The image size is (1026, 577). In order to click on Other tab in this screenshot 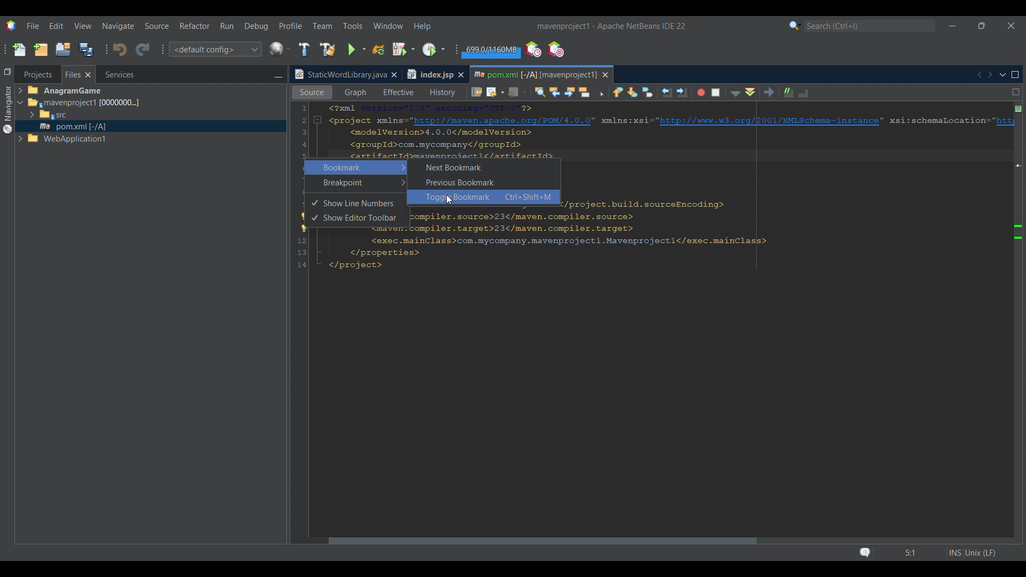, I will do `click(434, 74)`.